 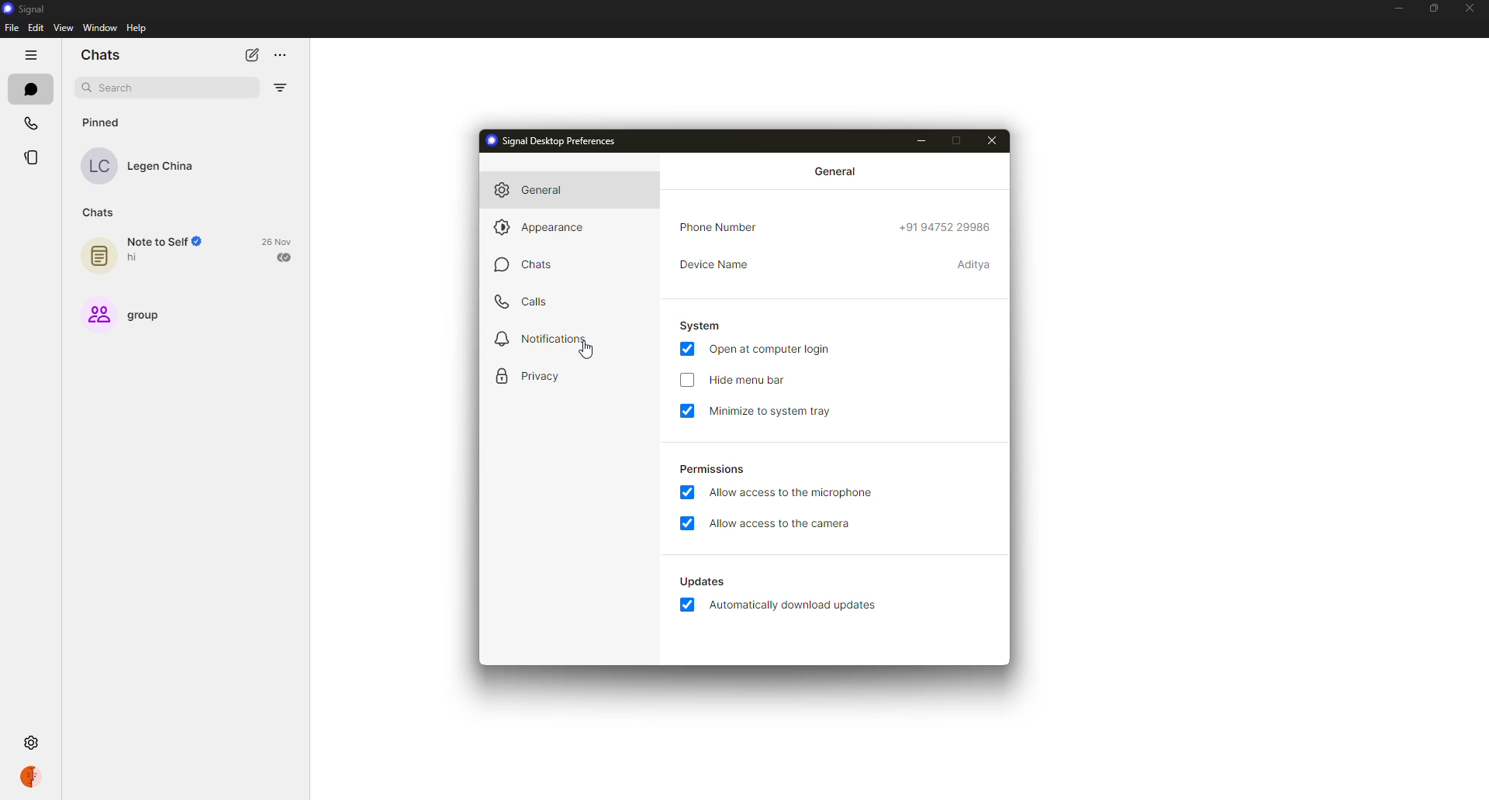 What do you see at coordinates (98, 166) in the screenshot?
I see `LC` at bounding box center [98, 166].